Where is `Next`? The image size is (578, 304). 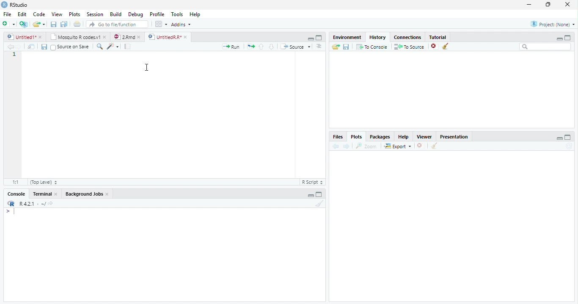
Next is located at coordinates (19, 47).